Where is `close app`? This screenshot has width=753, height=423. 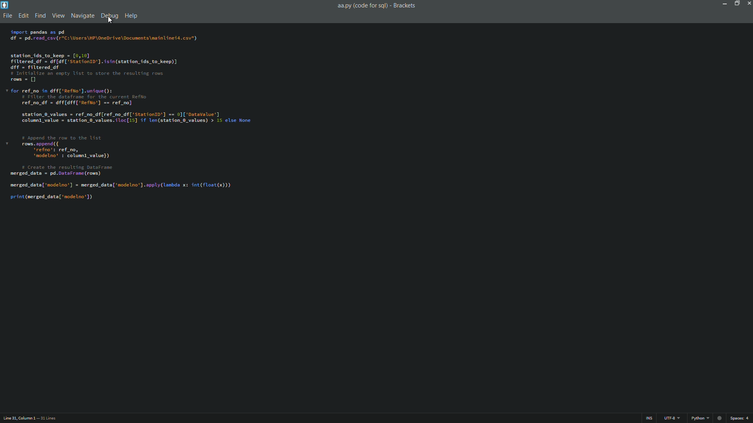
close app is located at coordinates (748, 3).